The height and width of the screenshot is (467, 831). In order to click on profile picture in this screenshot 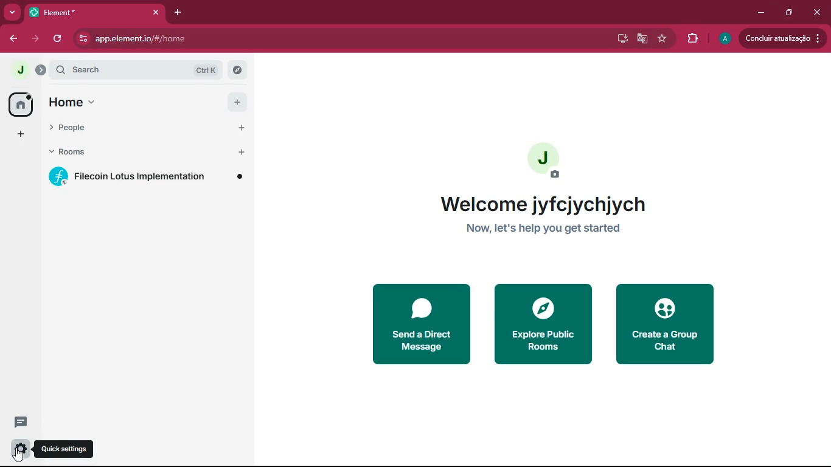, I will do `click(545, 159)`.